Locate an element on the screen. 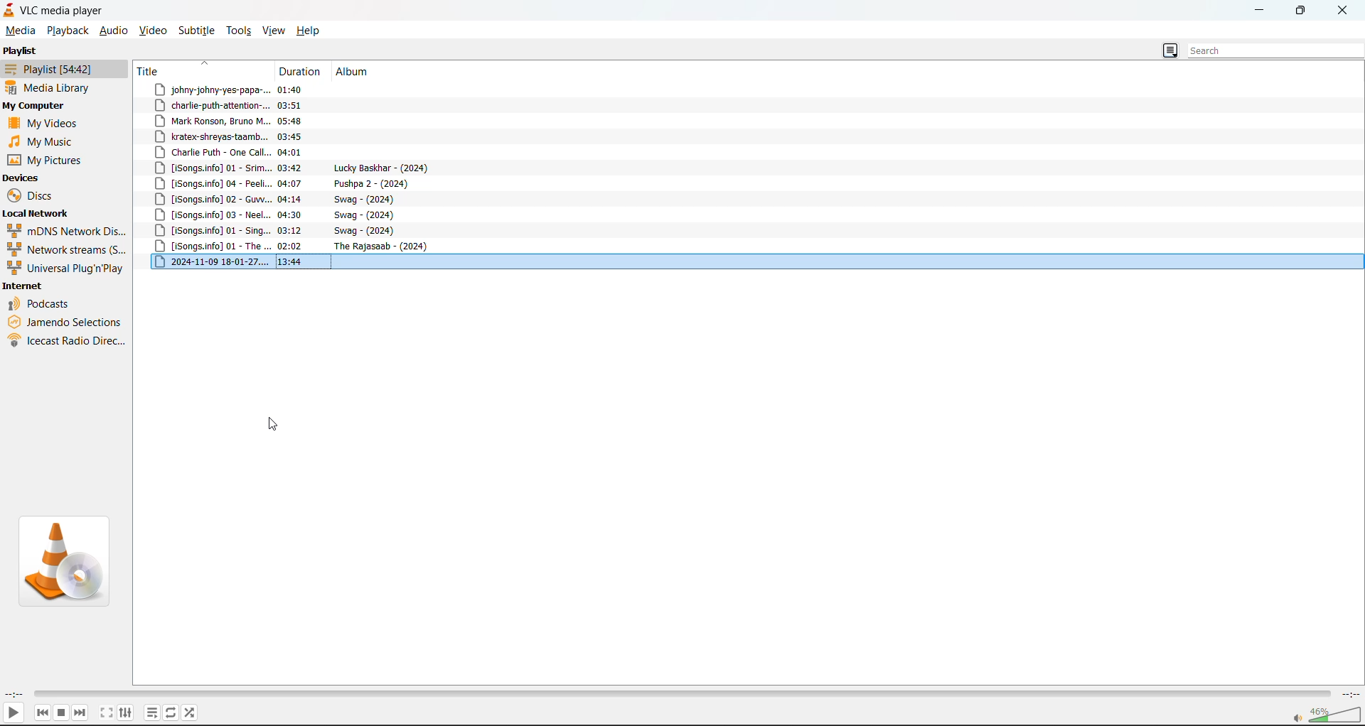  playlist is located at coordinates (58, 69).